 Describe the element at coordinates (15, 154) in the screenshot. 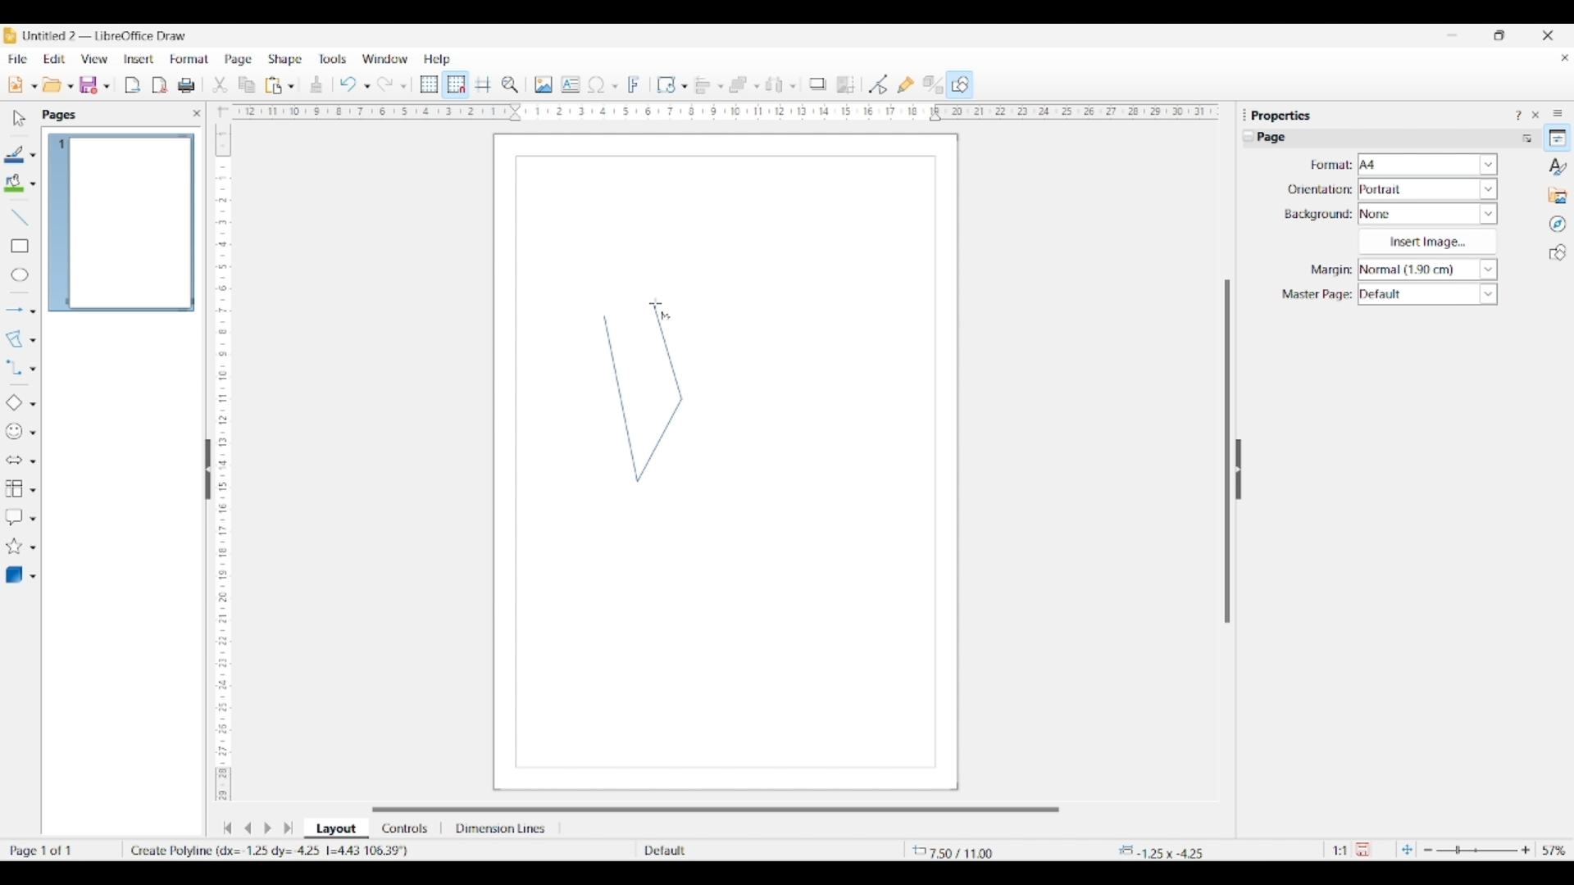

I see `Selected line color` at that location.